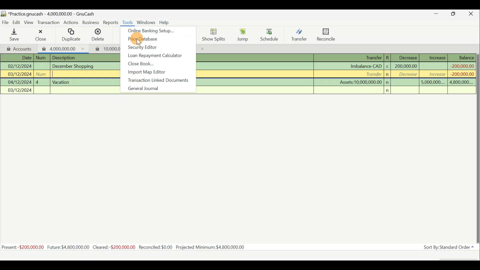 The height and width of the screenshot is (270, 480). What do you see at coordinates (128, 22) in the screenshot?
I see `Tools` at bounding box center [128, 22].